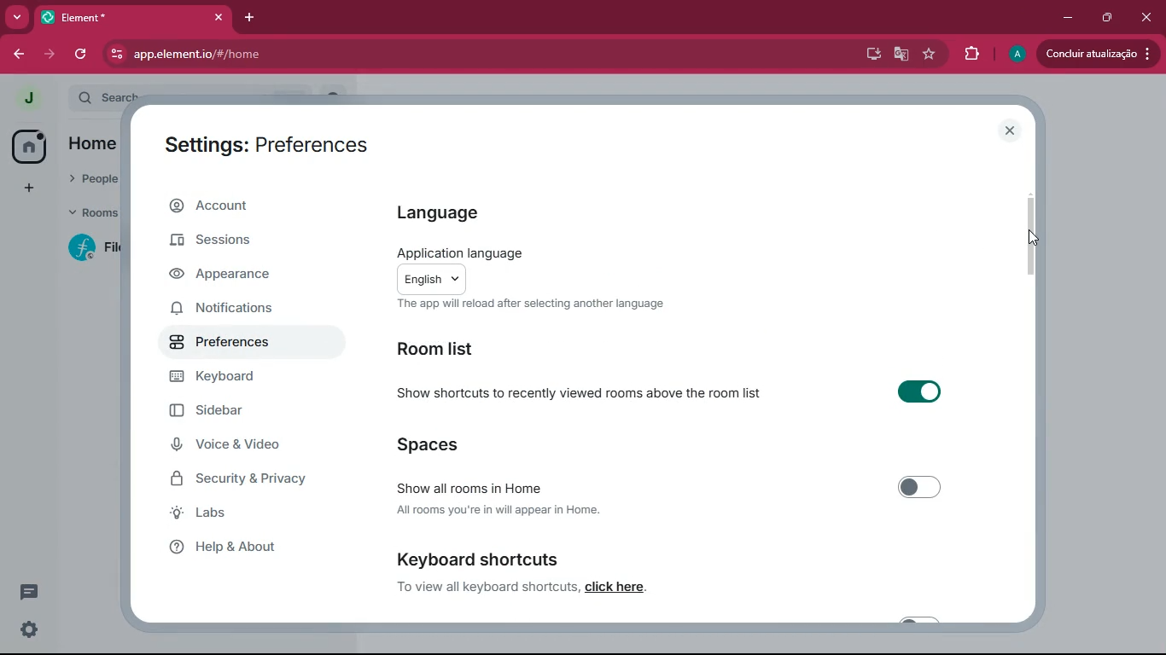 Image resolution: width=1166 pixels, height=655 pixels. Describe the element at coordinates (458, 351) in the screenshot. I see `room list ` at that location.